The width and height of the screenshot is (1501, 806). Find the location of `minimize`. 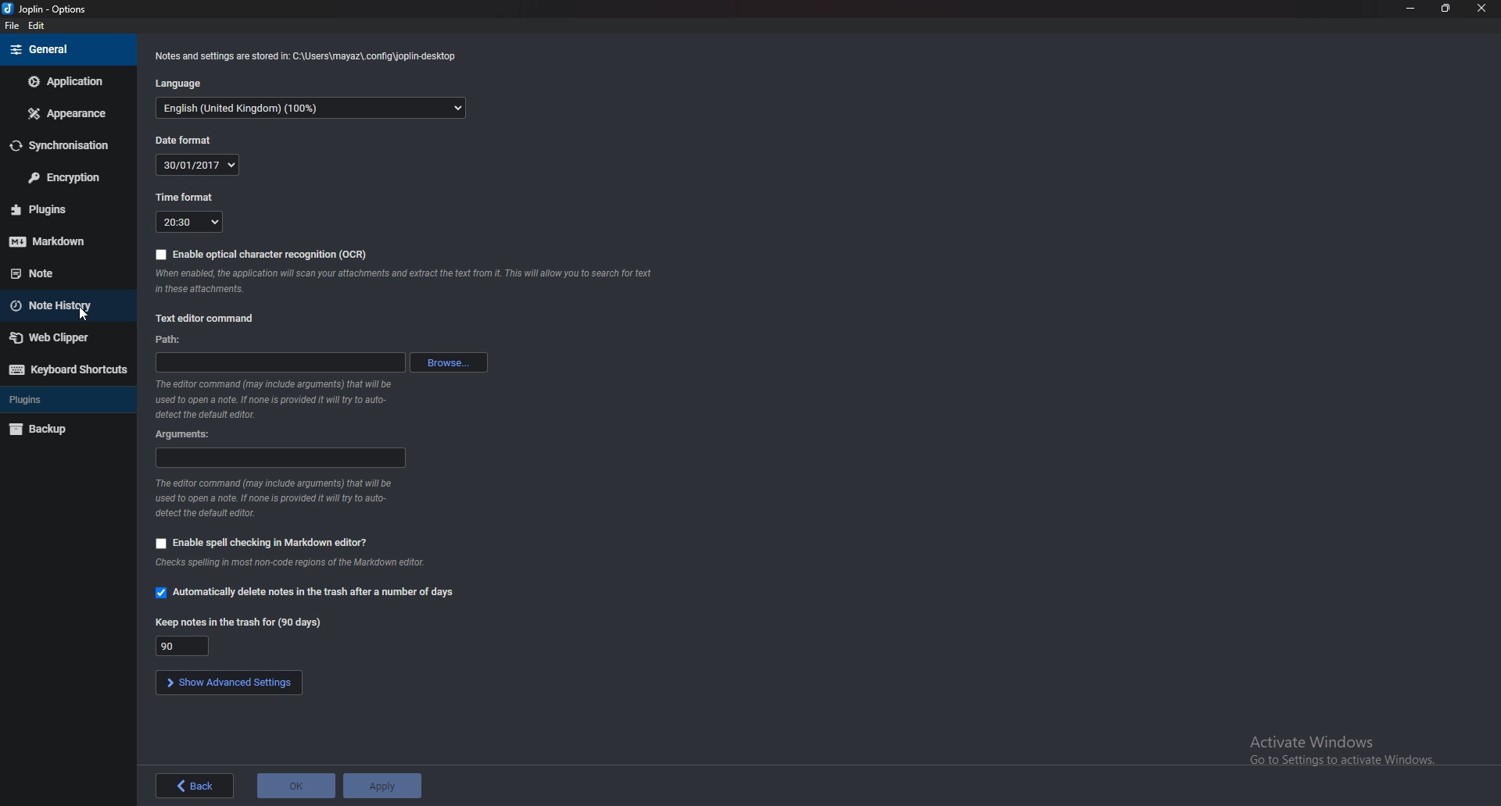

minimize is located at coordinates (1412, 8).